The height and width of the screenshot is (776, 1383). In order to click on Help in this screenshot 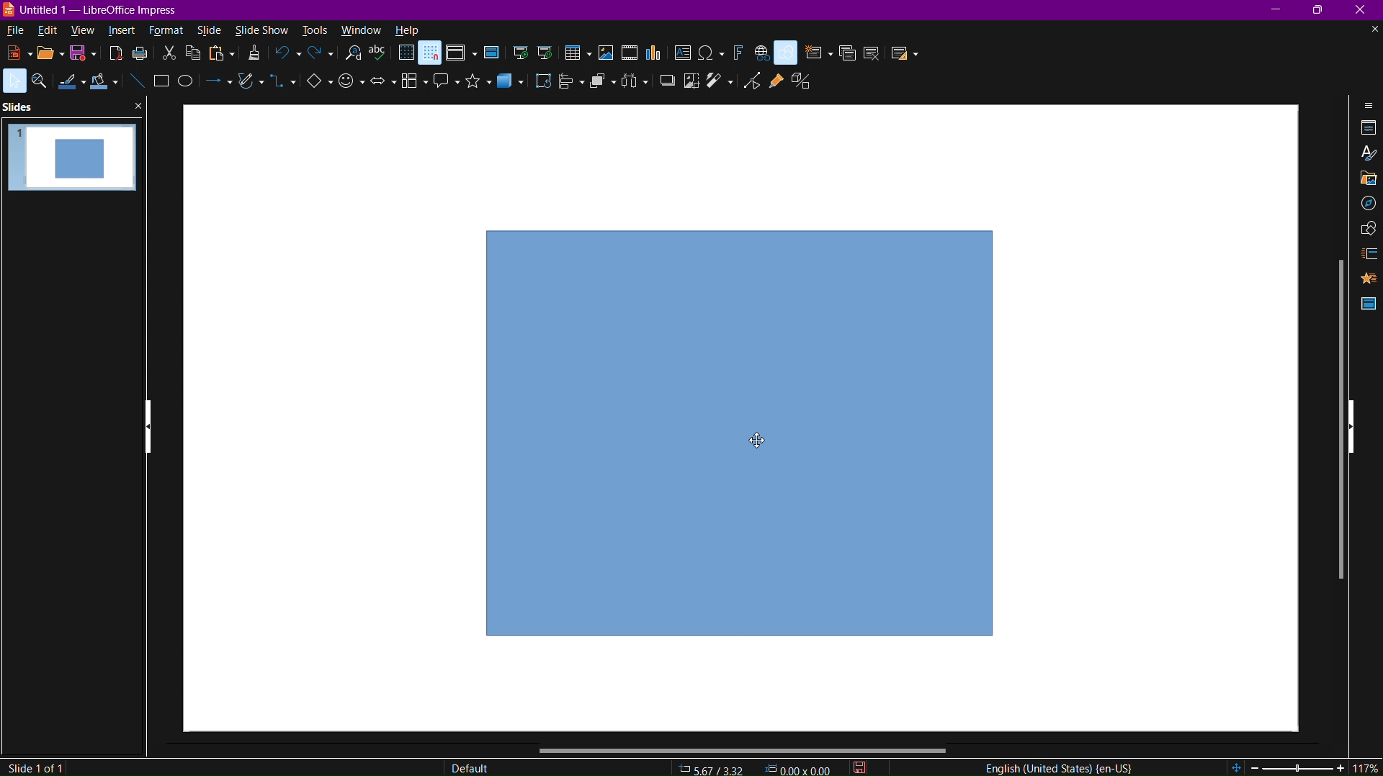, I will do `click(408, 30)`.